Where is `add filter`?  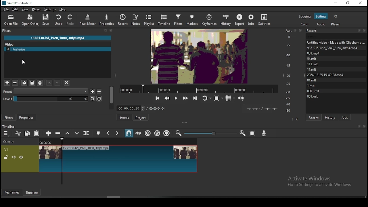
add filter is located at coordinates (7, 82).